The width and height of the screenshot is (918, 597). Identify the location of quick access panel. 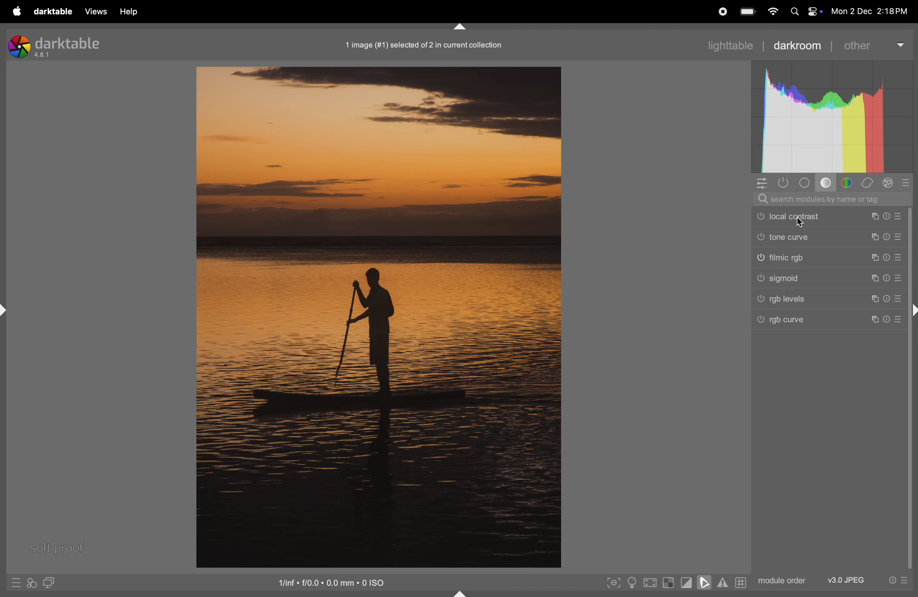
(760, 182).